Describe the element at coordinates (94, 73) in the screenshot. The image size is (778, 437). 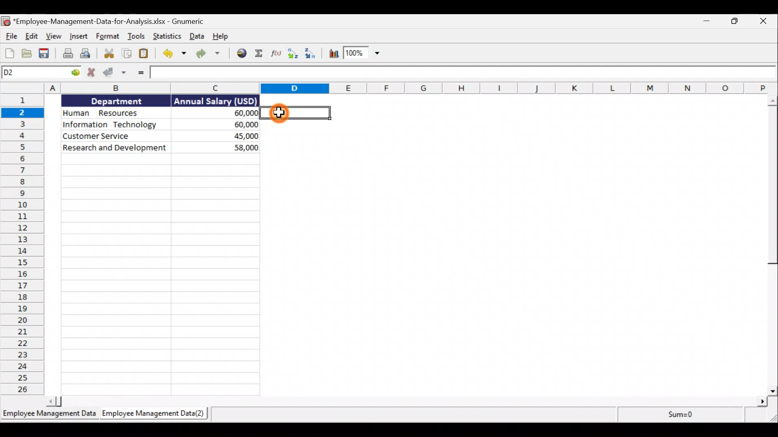
I see `Cancel change` at that location.